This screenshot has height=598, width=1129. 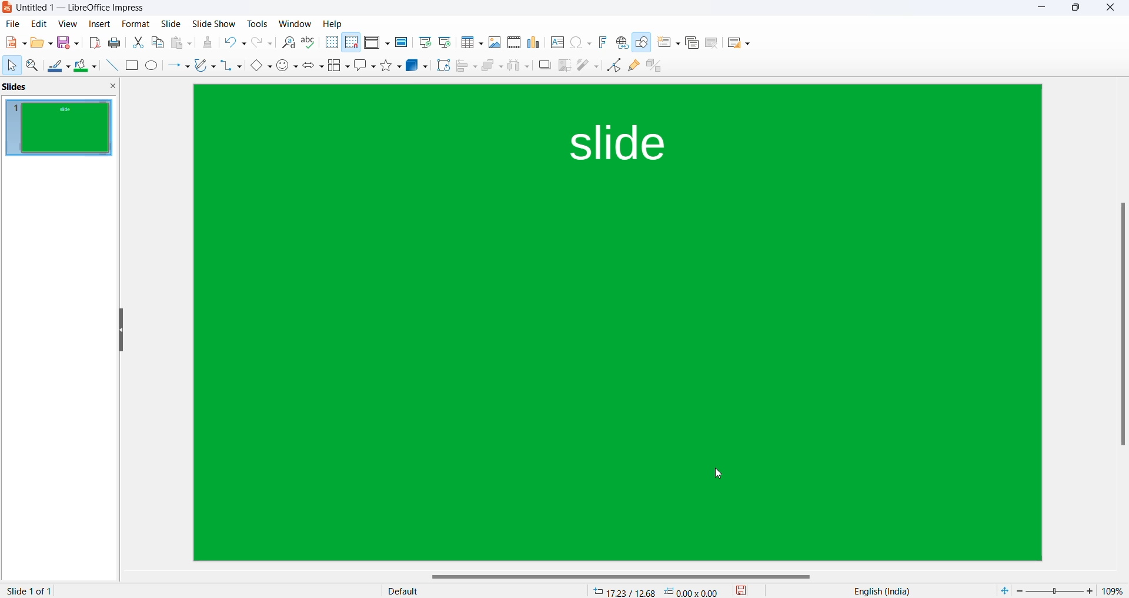 I want to click on copy options, so click(x=158, y=43).